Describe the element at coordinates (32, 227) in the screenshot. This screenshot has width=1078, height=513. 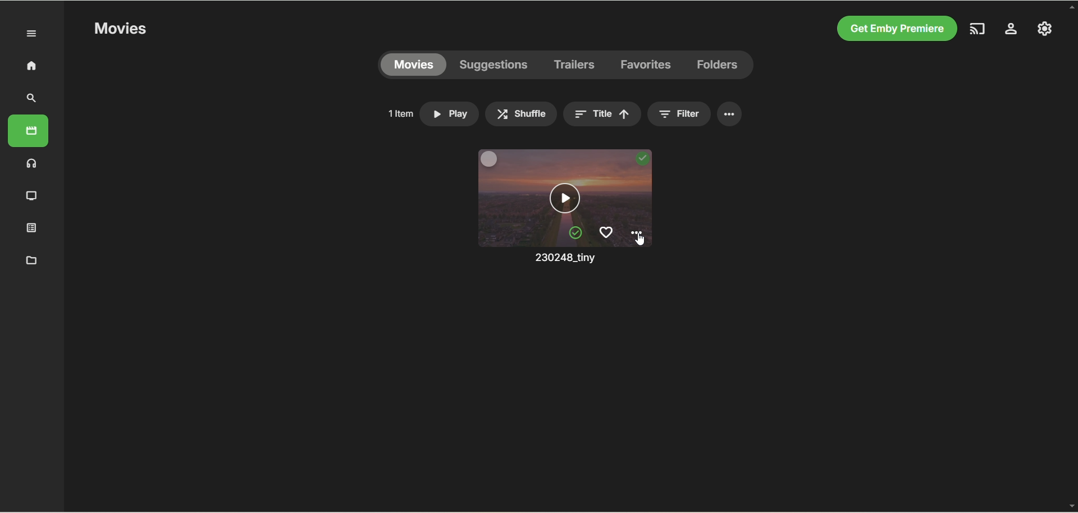
I see `playlist` at that location.